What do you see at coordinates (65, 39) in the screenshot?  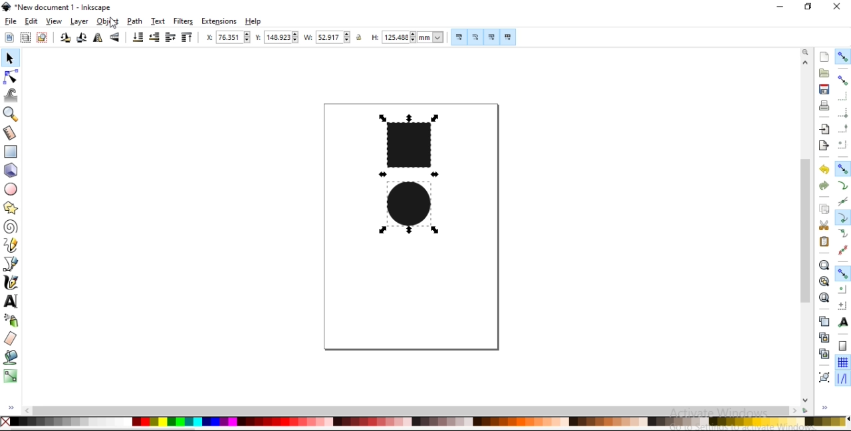 I see `rotate 90 counter clockwise` at bounding box center [65, 39].